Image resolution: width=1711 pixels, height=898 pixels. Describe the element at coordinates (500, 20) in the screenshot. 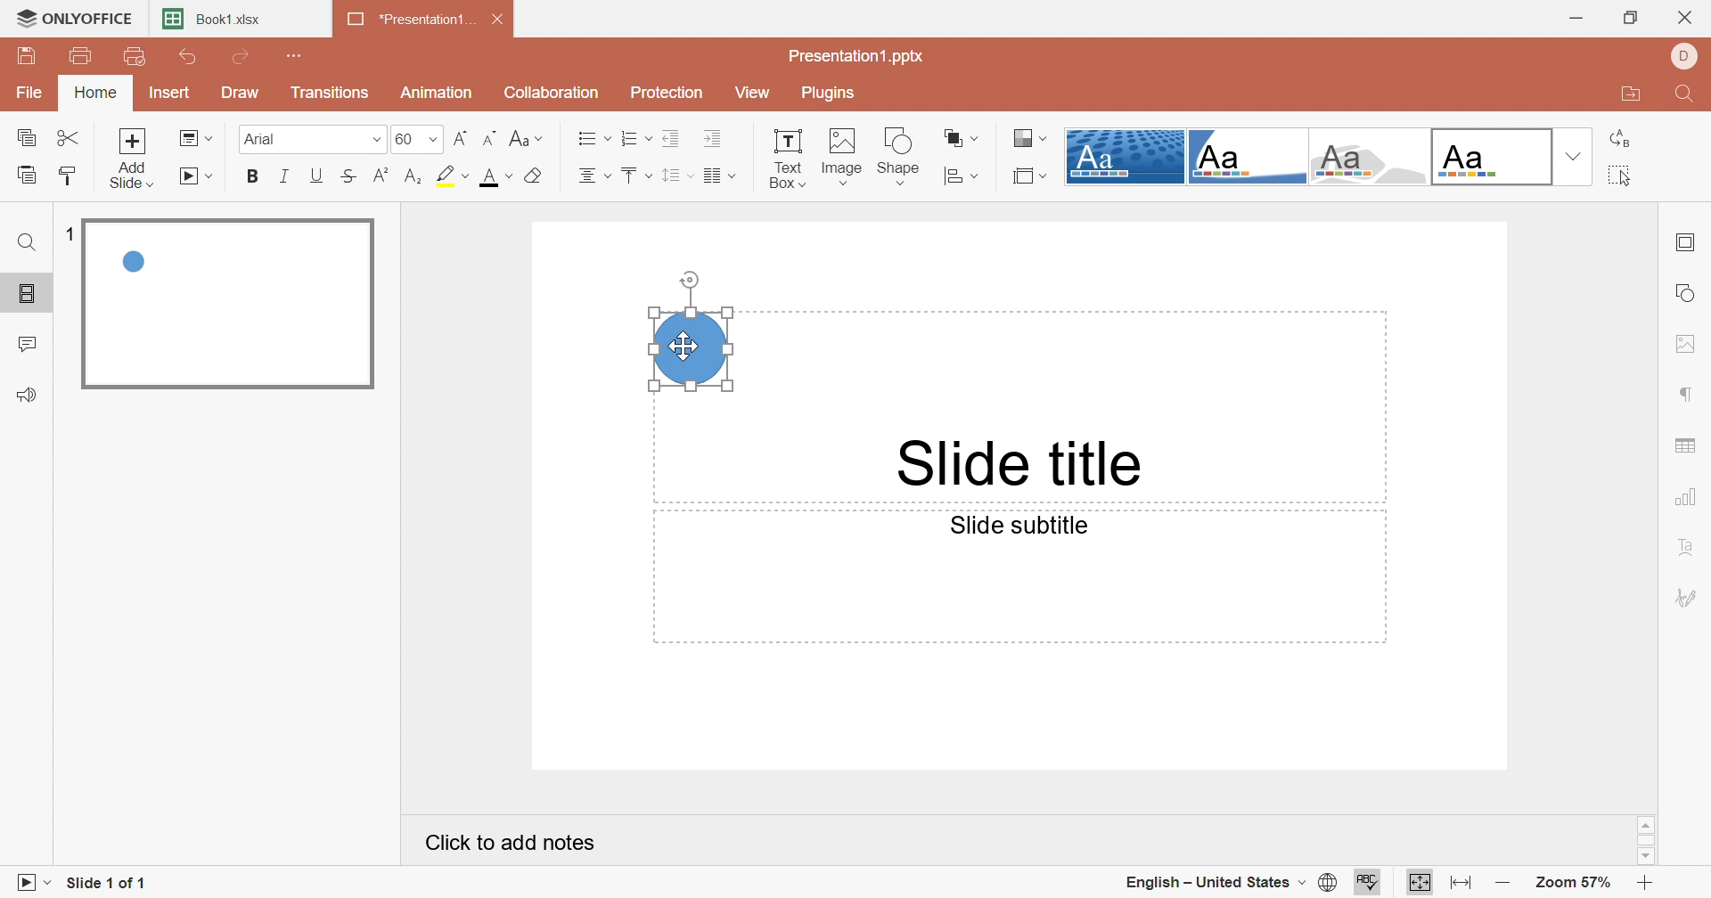

I see `Close` at that location.